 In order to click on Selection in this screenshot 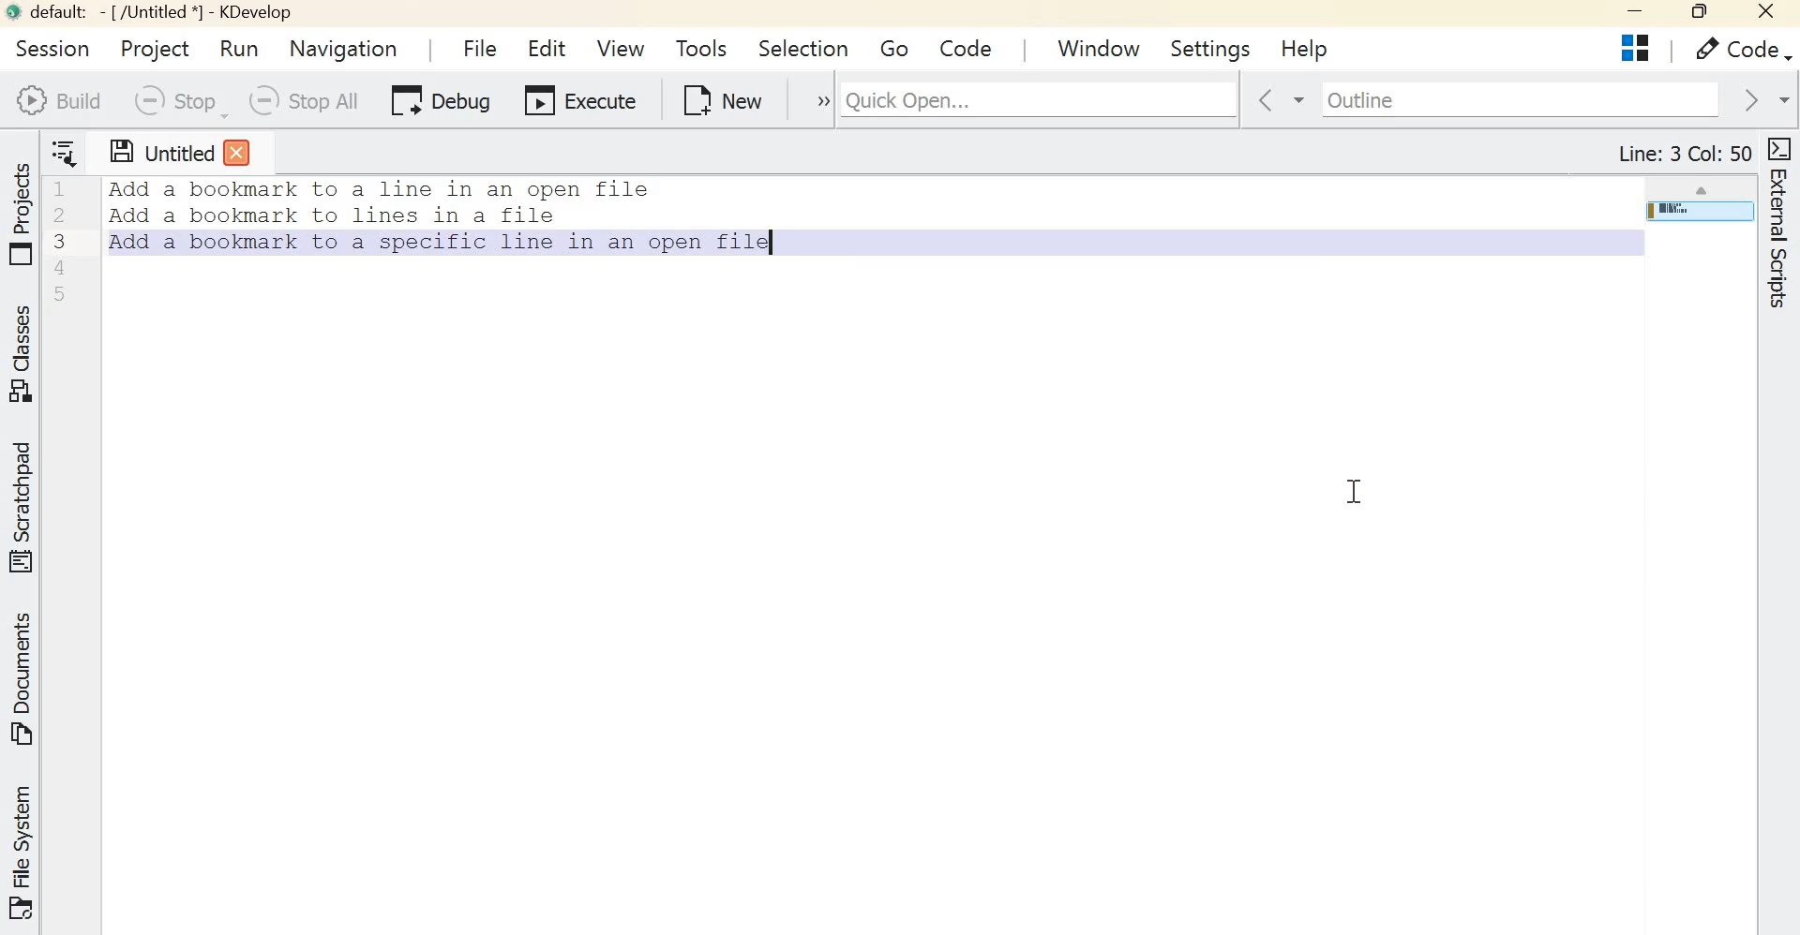, I will do `click(803, 47)`.